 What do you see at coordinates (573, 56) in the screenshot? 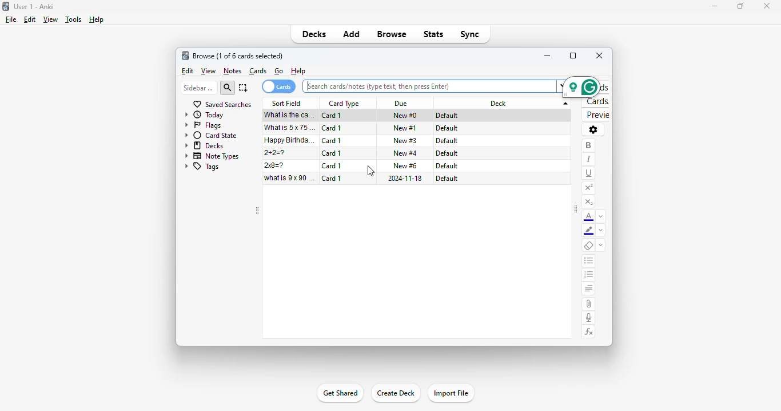
I see `maximize` at bounding box center [573, 56].